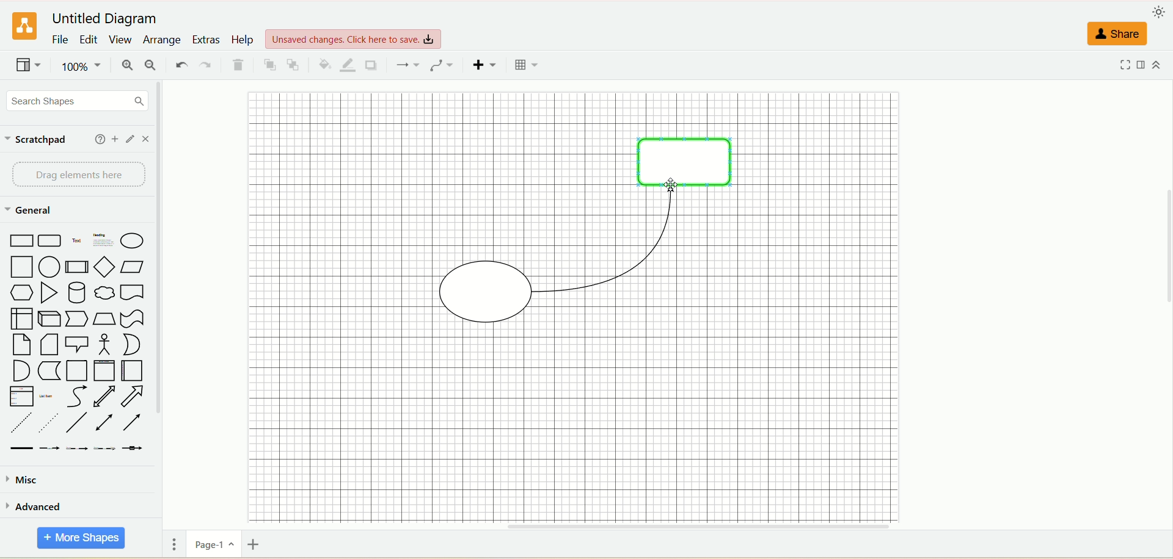 The width and height of the screenshot is (1173, 559). What do you see at coordinates (486, 292) in the screenshot?
I see `shape` at bounding box center [486, 292].